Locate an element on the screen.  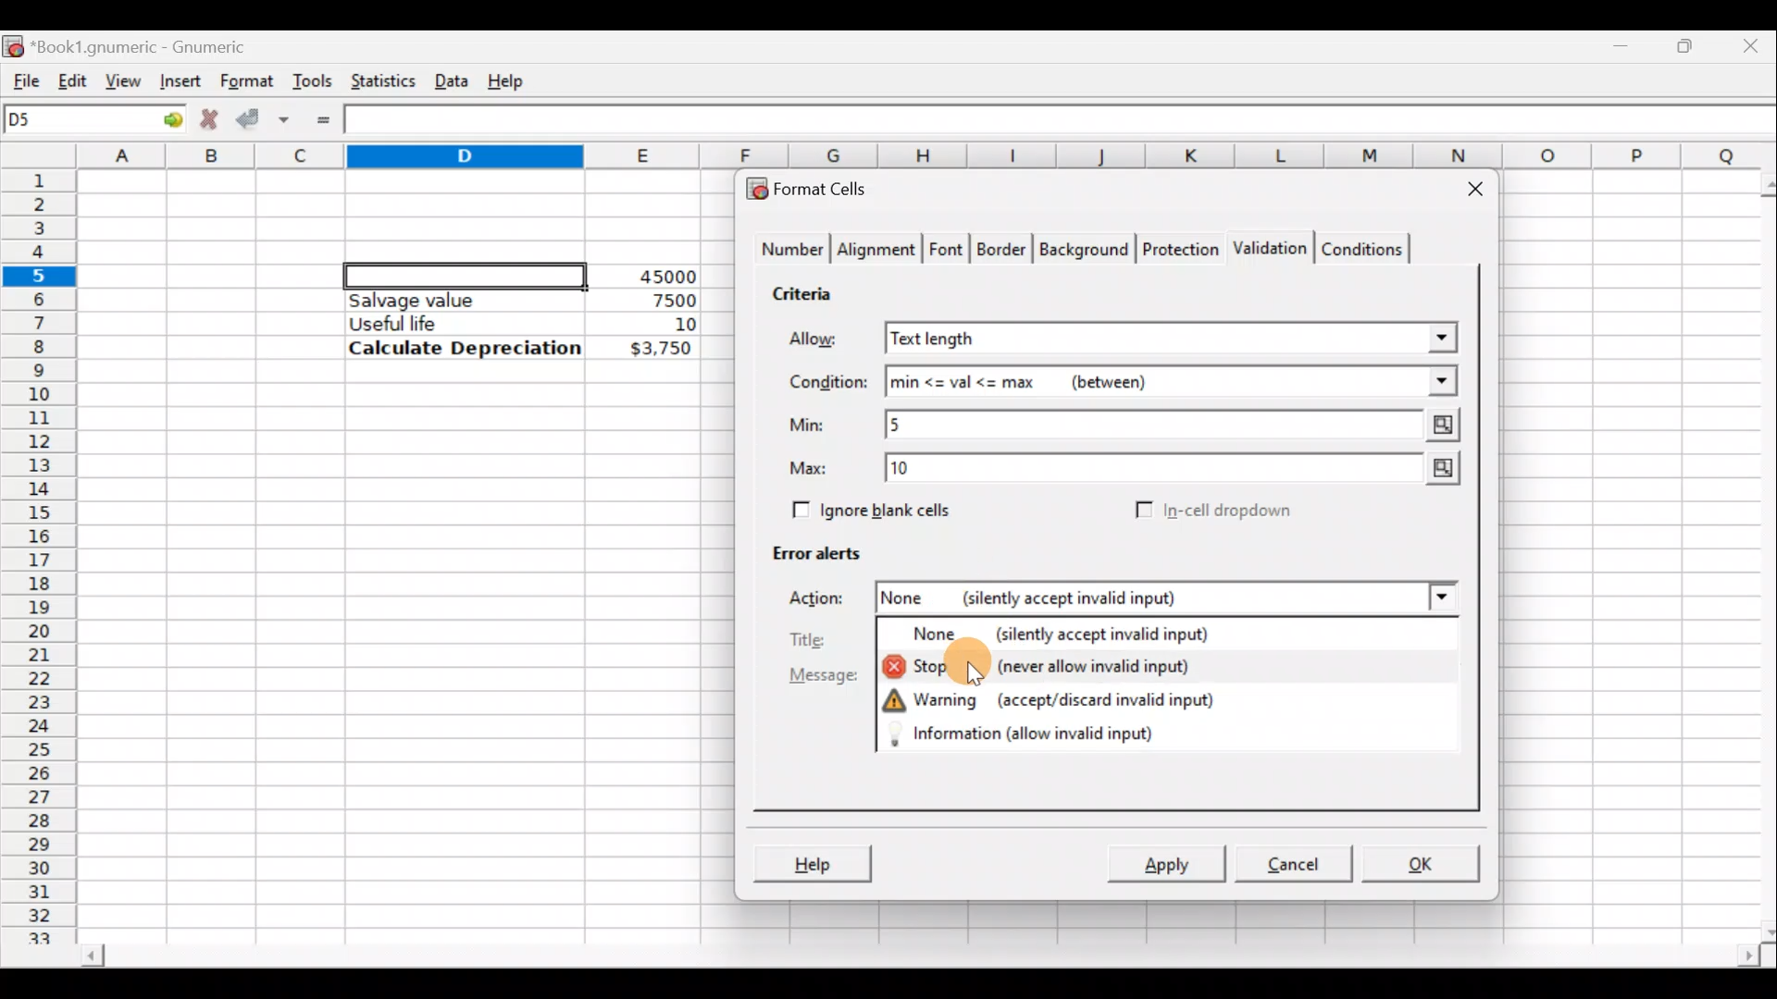
View is located at coordinates (124, 80).